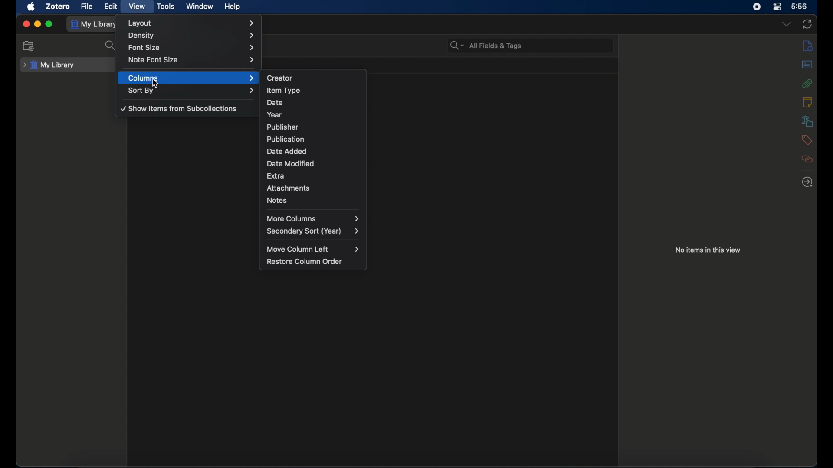 The height and width of the screenshot is (468, 833). What do you see at coordinates (806, 140) in the screenshot?
I see `tags` at bounding box center [806, 140].